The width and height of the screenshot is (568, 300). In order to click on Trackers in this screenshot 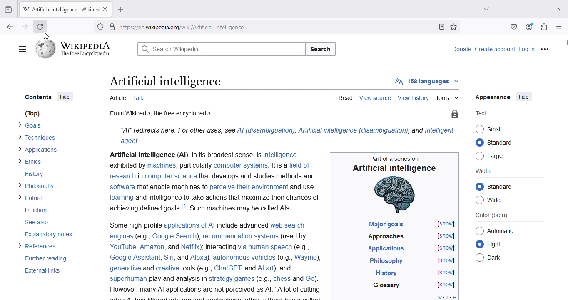, I will do `click(100, 27)`.